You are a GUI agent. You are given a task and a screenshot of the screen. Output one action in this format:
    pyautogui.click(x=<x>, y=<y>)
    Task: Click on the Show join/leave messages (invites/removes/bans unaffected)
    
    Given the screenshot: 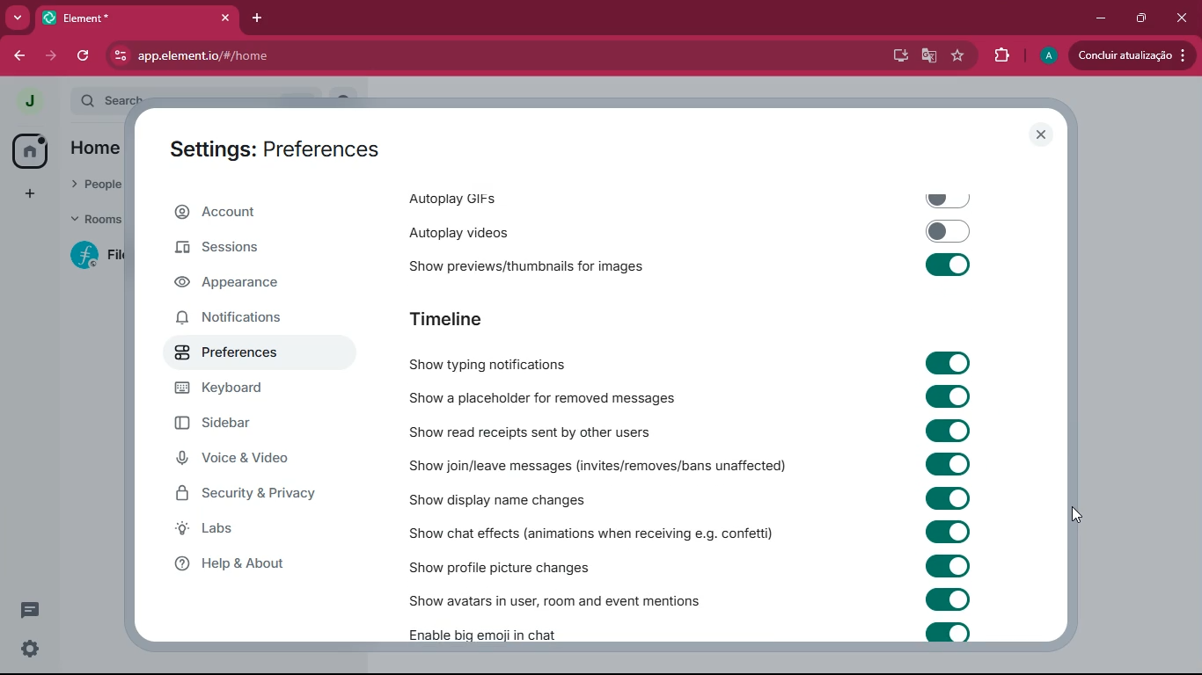 What is the action you would take?
    pyautogui.click(x=695, y=464)
    